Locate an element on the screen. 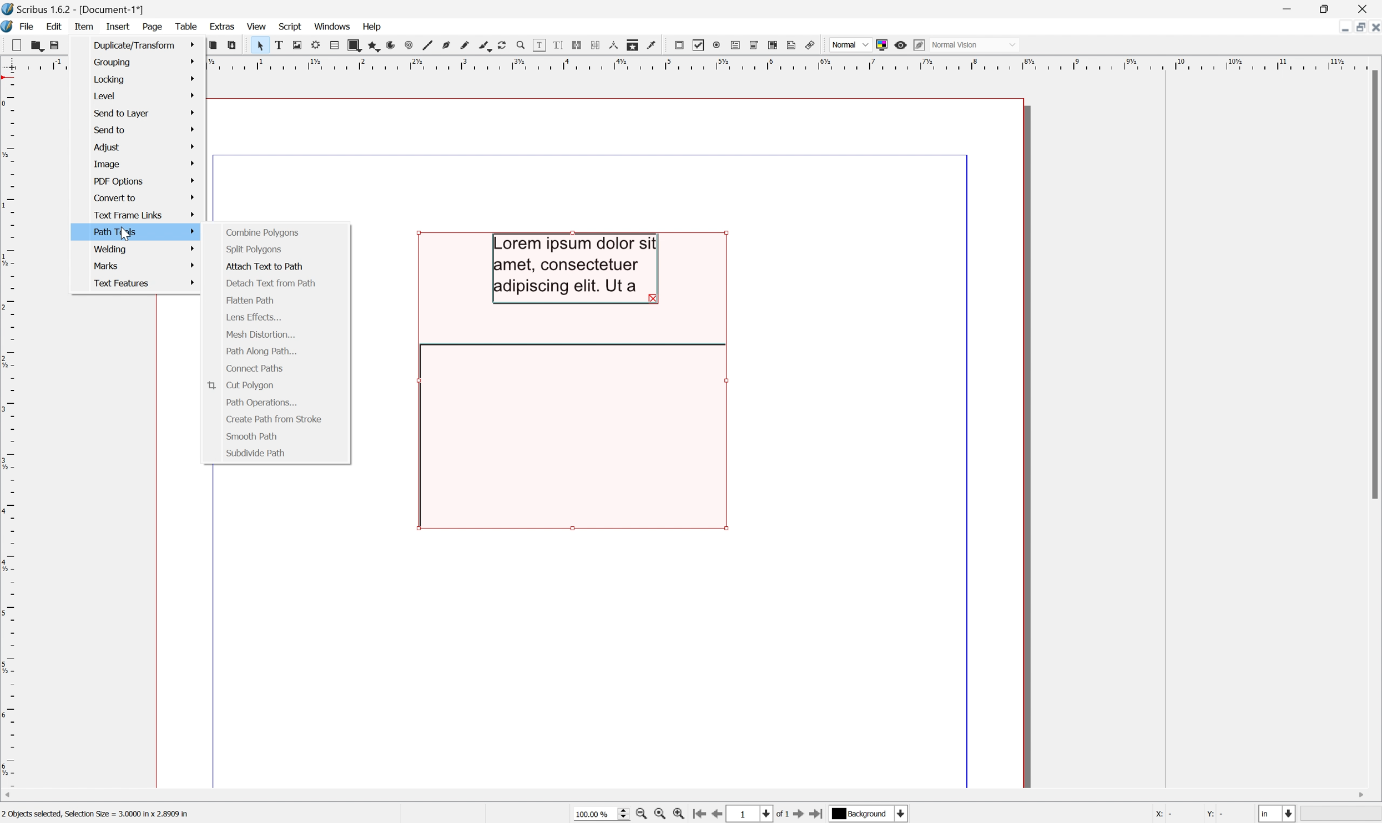  Minimize is located at coordinates (1336, 27).